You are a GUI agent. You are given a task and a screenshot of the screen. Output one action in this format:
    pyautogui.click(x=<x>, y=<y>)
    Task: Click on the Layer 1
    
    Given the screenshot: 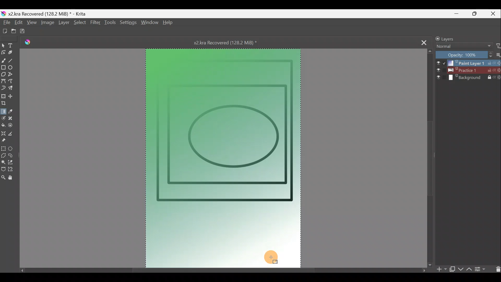 What is the action you would take?
    pyautogui.click(x=467, y=62)
    